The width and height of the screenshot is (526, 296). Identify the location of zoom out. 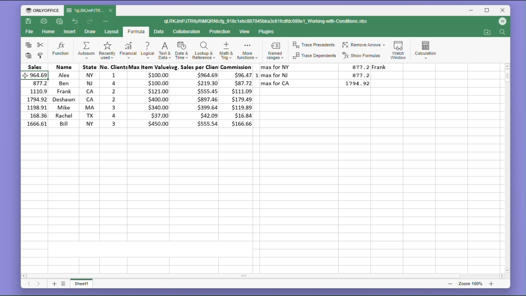
(450, 284).